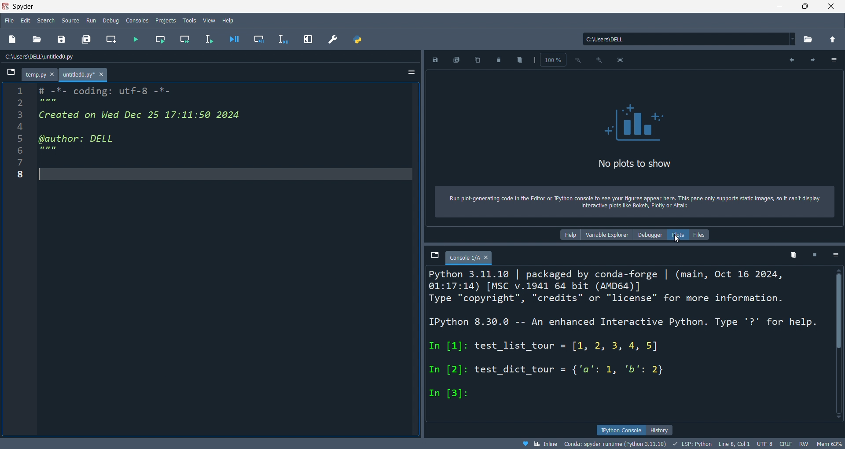 This screenshot has height=449, width=845. I want to click on search, so click(47, 20).